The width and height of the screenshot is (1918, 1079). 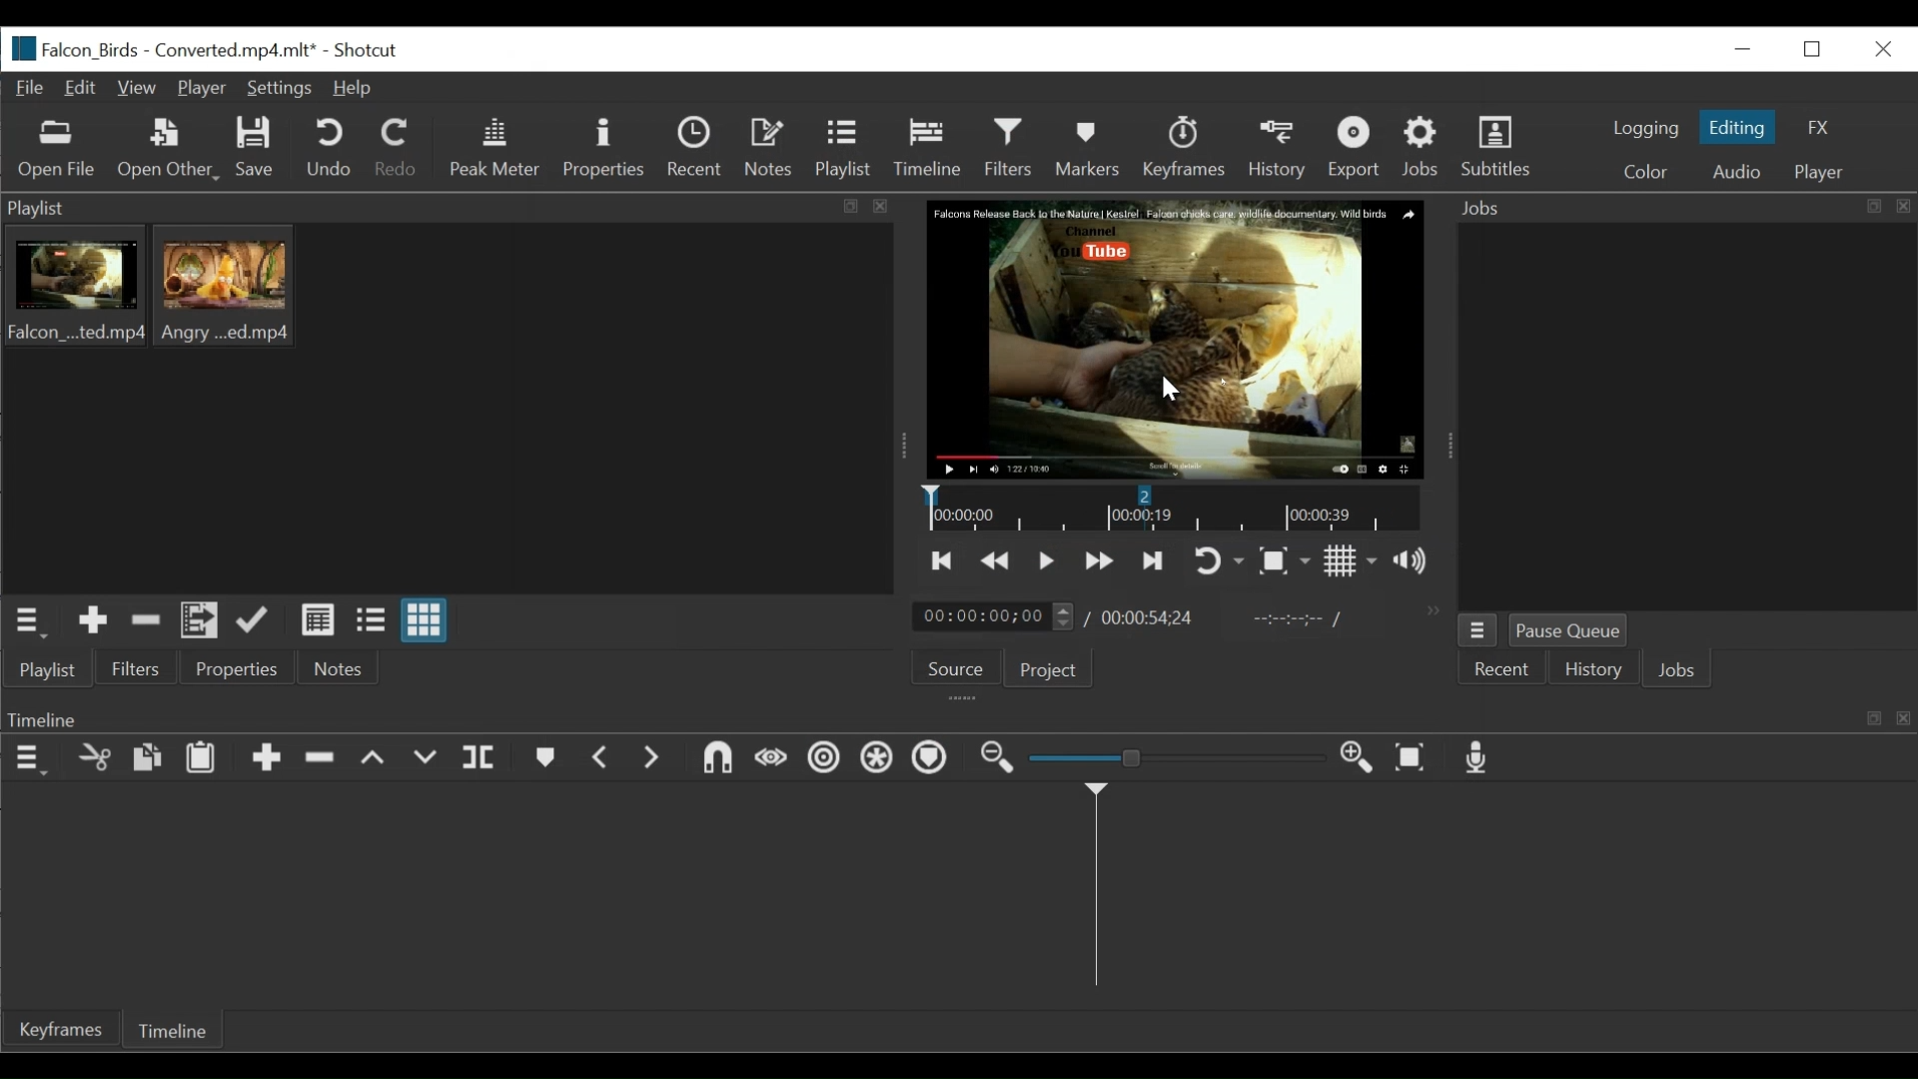 I want to click on Save, so click(x=253, y=150).